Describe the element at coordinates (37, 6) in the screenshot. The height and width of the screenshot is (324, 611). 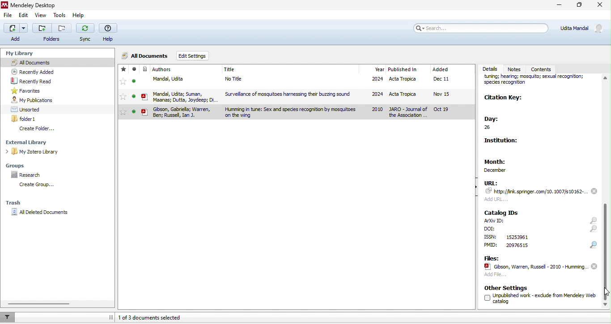
I see `Mendeley Desktop` at that location.